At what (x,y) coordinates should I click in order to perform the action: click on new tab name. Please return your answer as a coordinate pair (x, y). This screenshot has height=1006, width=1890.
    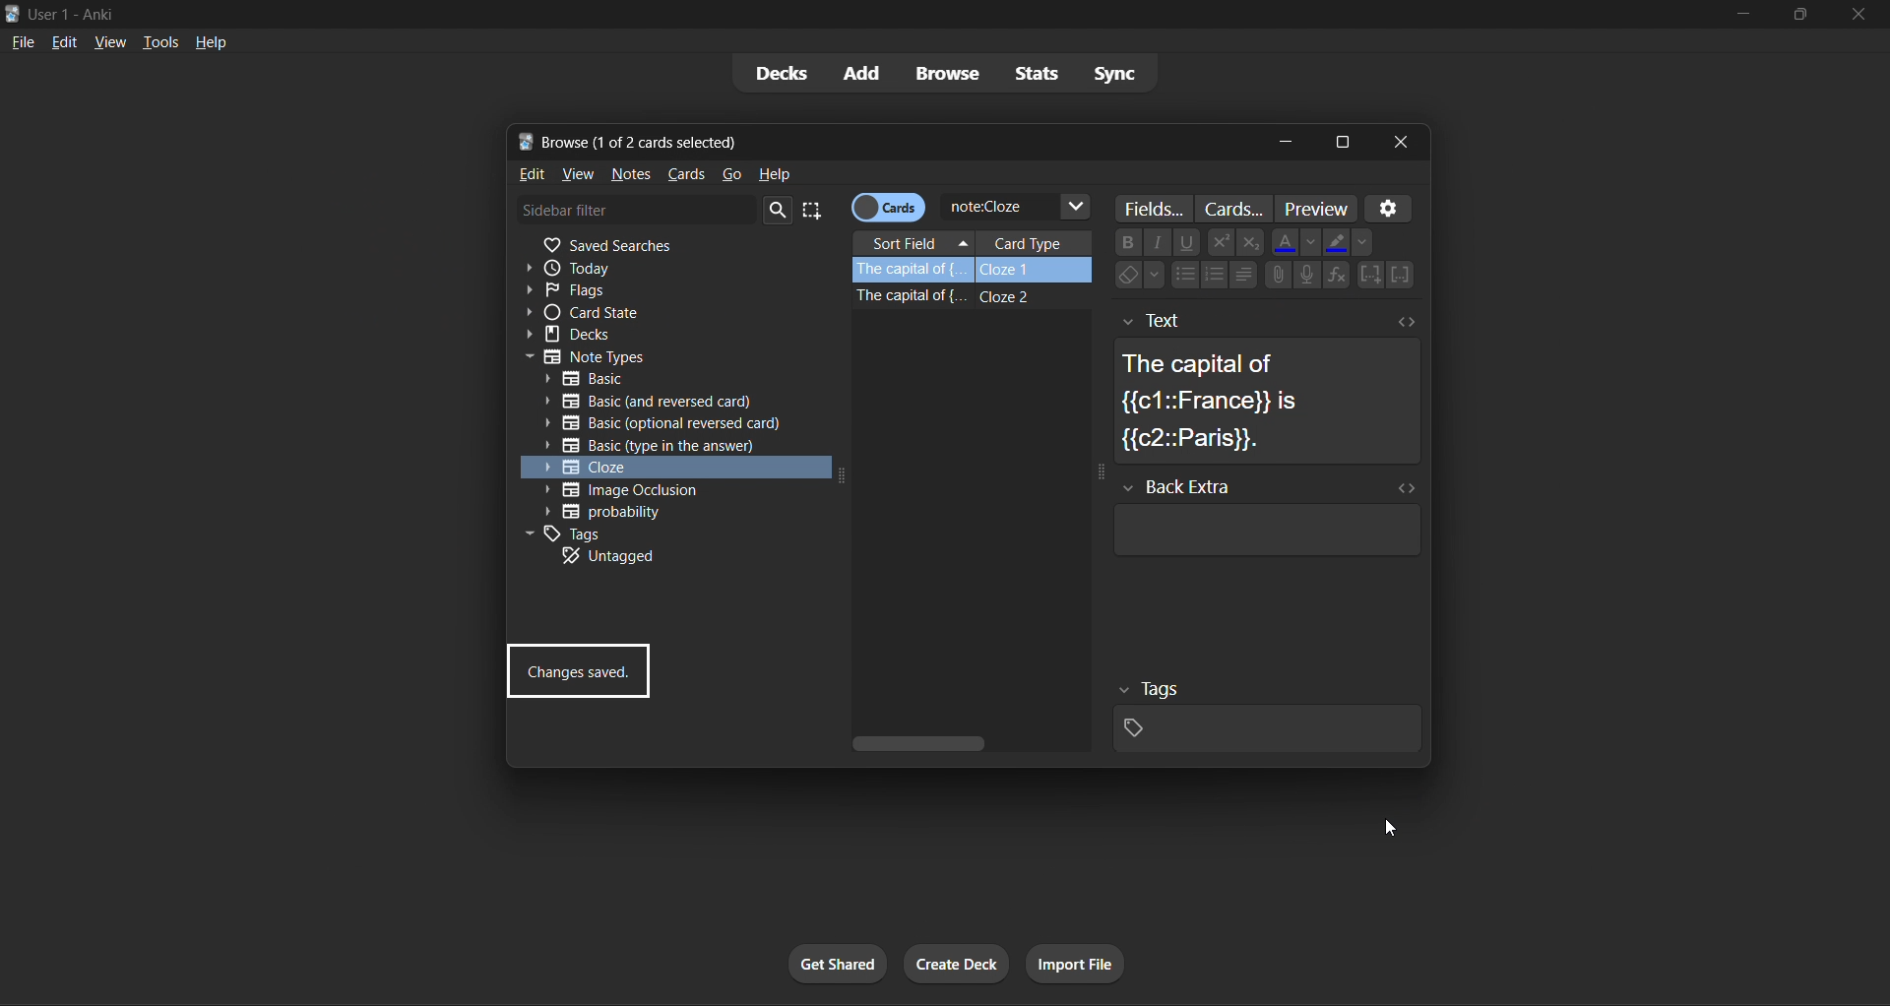
    Looking at the image, I should click on (885, 143).